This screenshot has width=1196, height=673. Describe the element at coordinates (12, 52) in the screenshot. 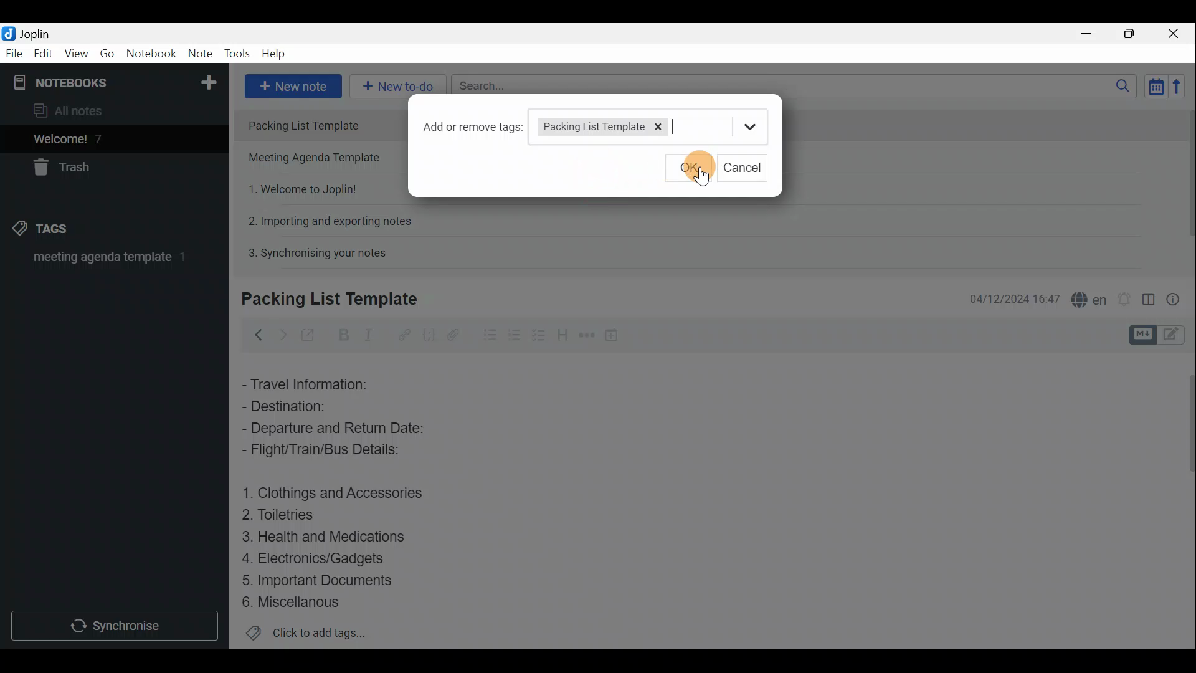

I see `File` at that location.